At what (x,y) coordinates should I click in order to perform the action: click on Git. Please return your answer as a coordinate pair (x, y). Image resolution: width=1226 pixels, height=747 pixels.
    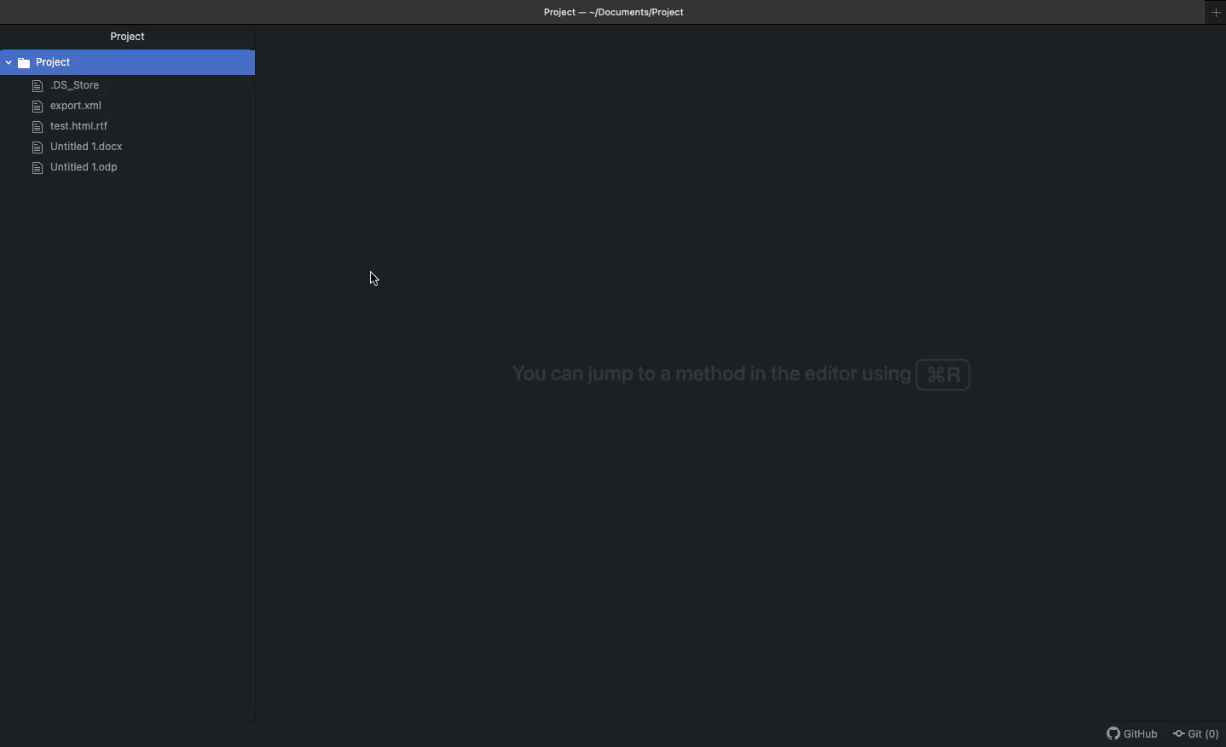
    Looking at the image, I should click on (1199, 733).